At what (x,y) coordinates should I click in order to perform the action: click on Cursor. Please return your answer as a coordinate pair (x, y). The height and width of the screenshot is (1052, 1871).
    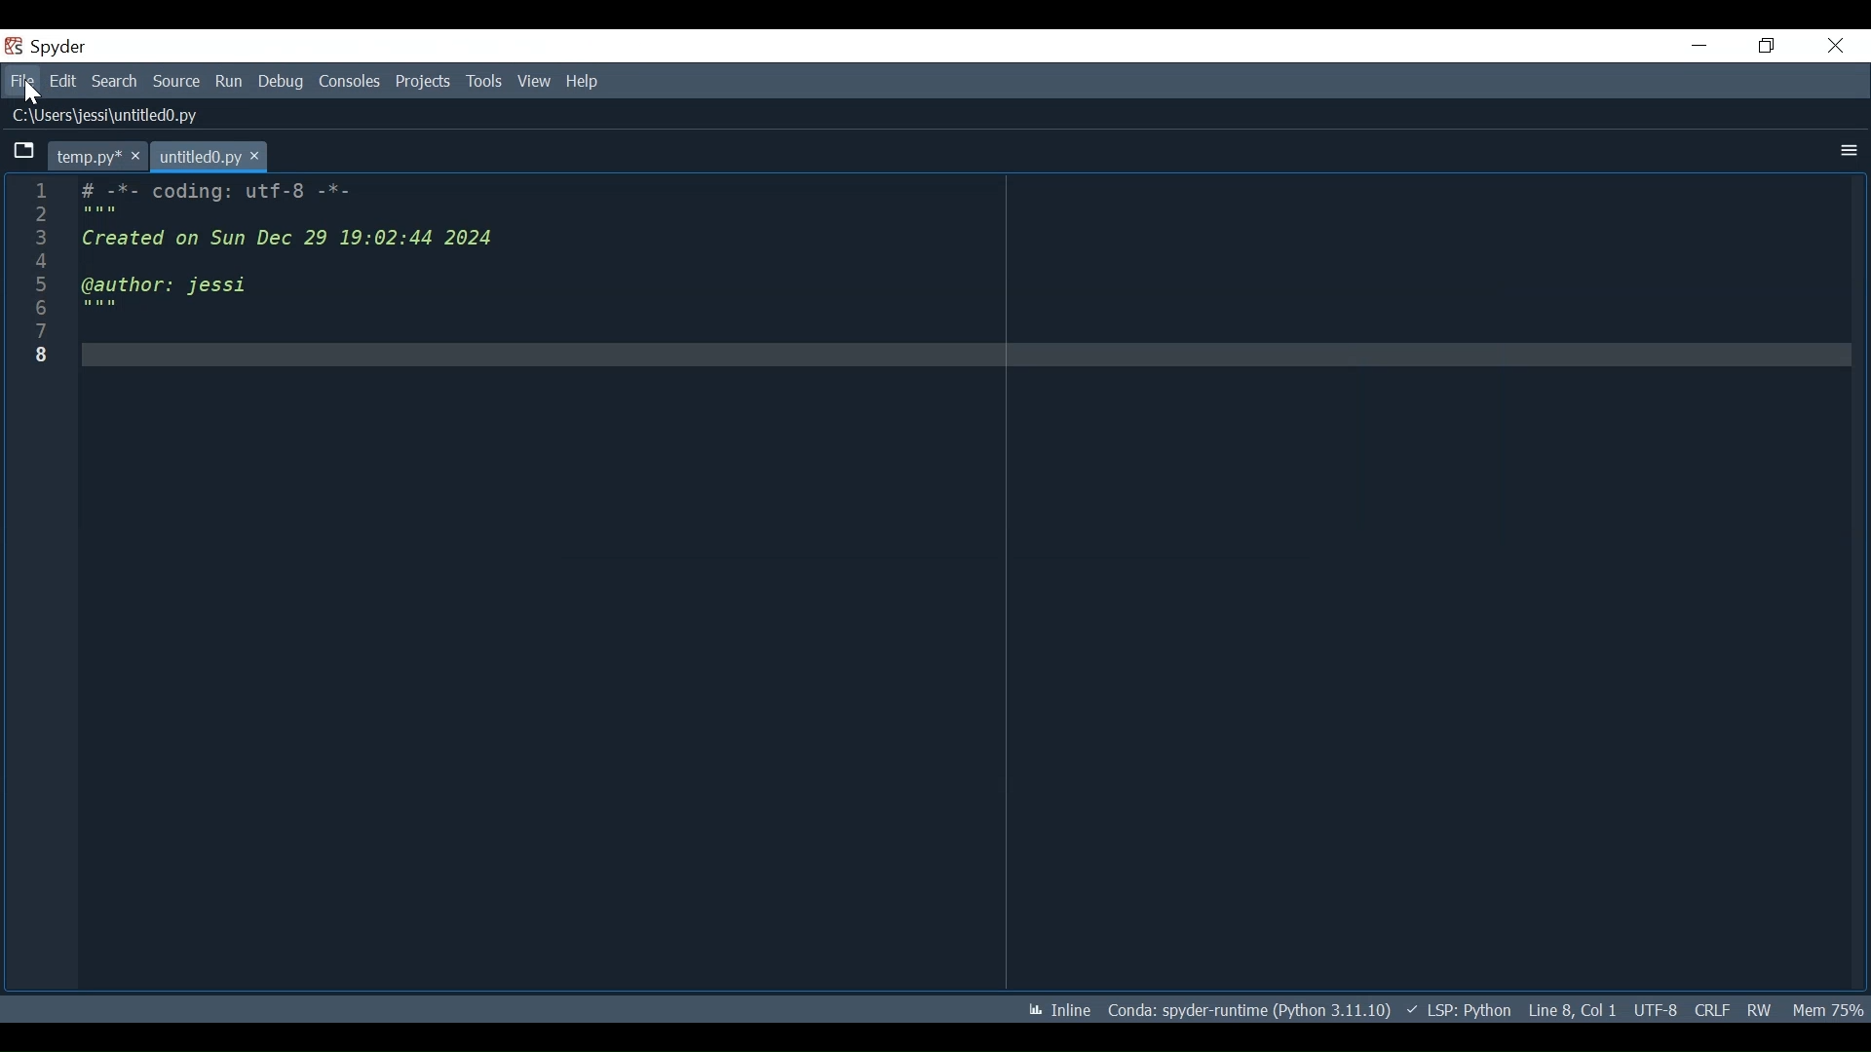
    Looking at the image, I should click on (30, 94).